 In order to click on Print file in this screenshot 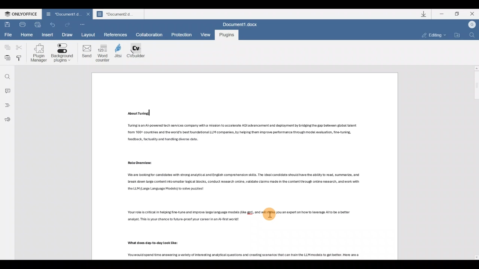, I will do `click(22, 24)`.